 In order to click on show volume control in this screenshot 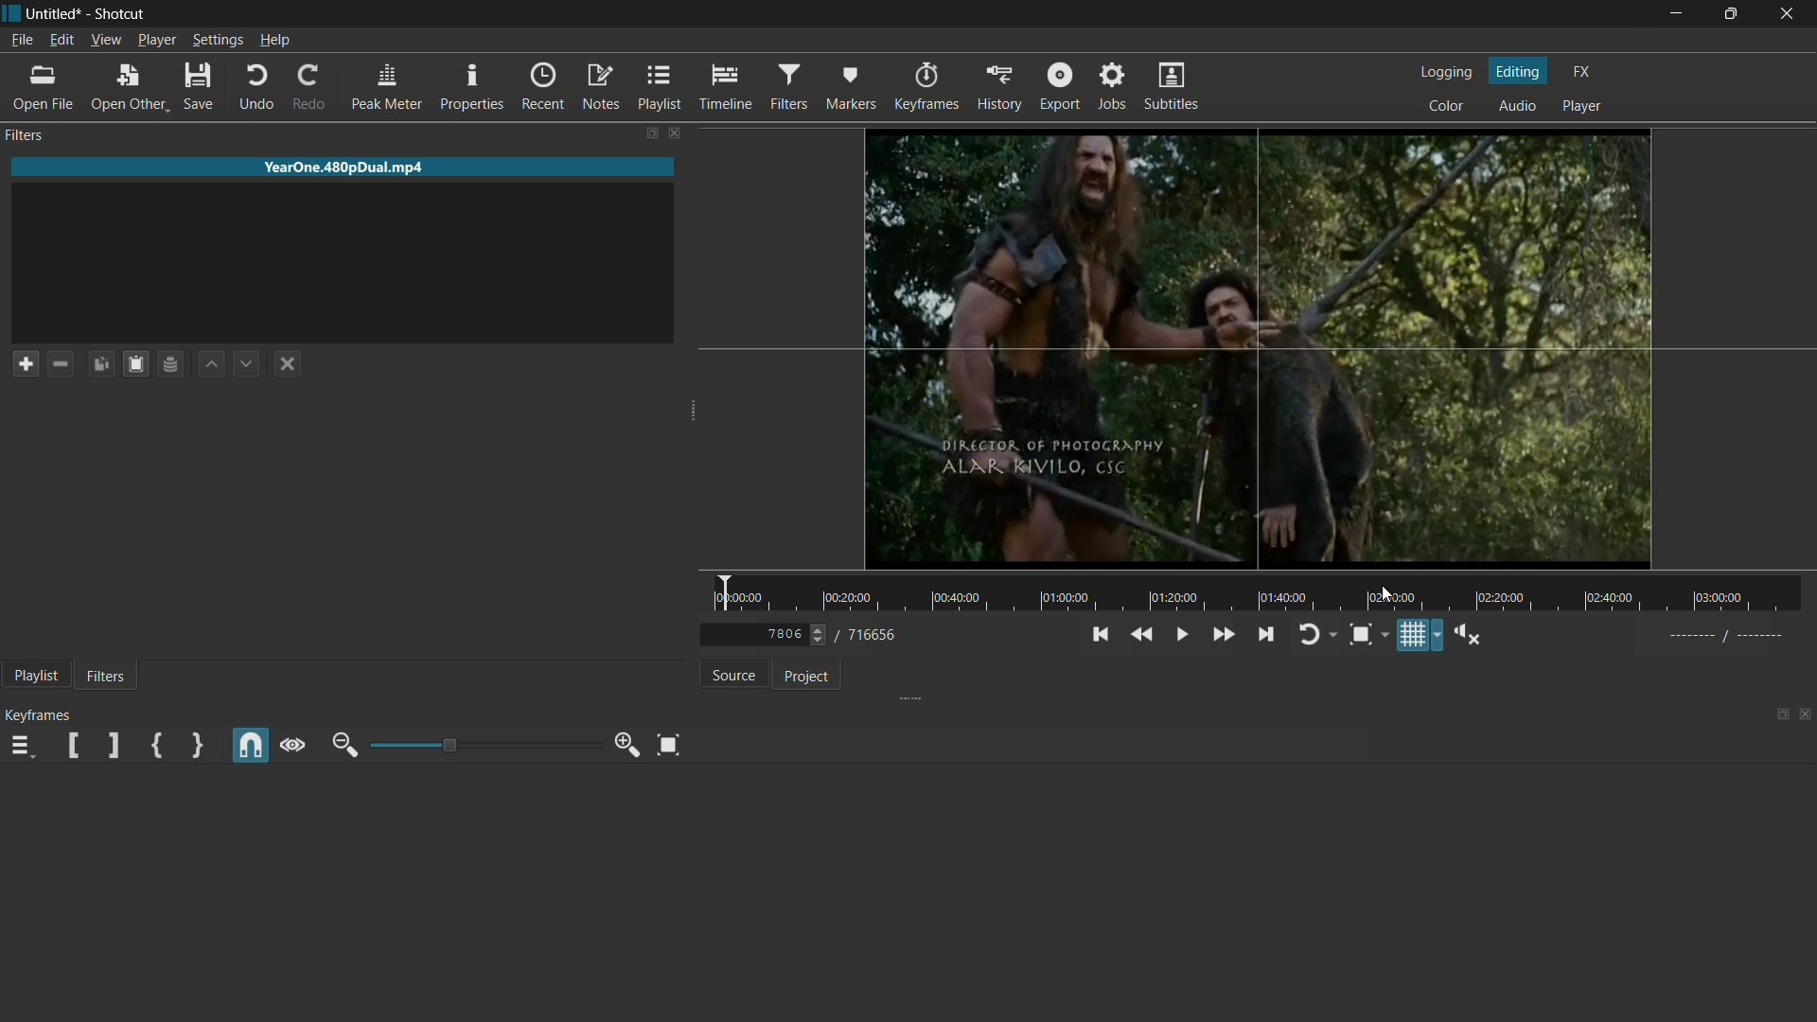, I will do `click(1467, 634)`.